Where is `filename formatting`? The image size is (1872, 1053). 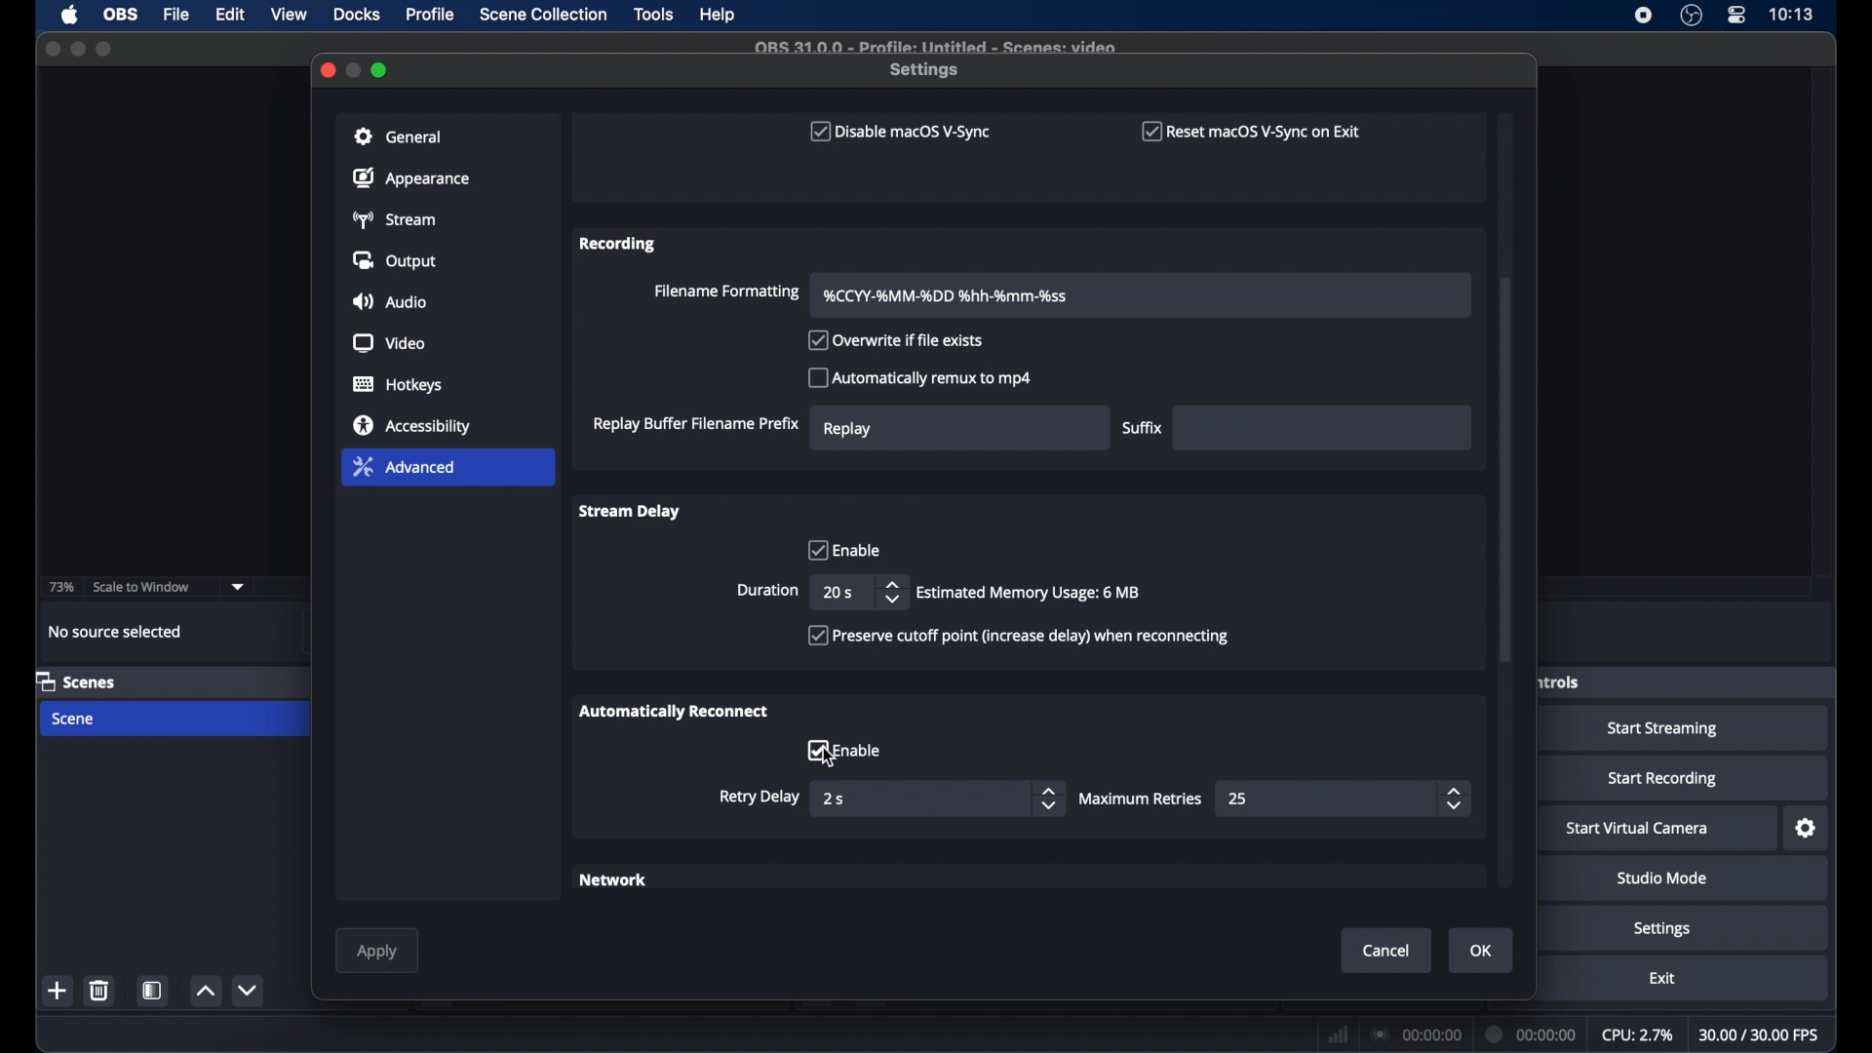
filename formatting is located at coordinates (724, 292).